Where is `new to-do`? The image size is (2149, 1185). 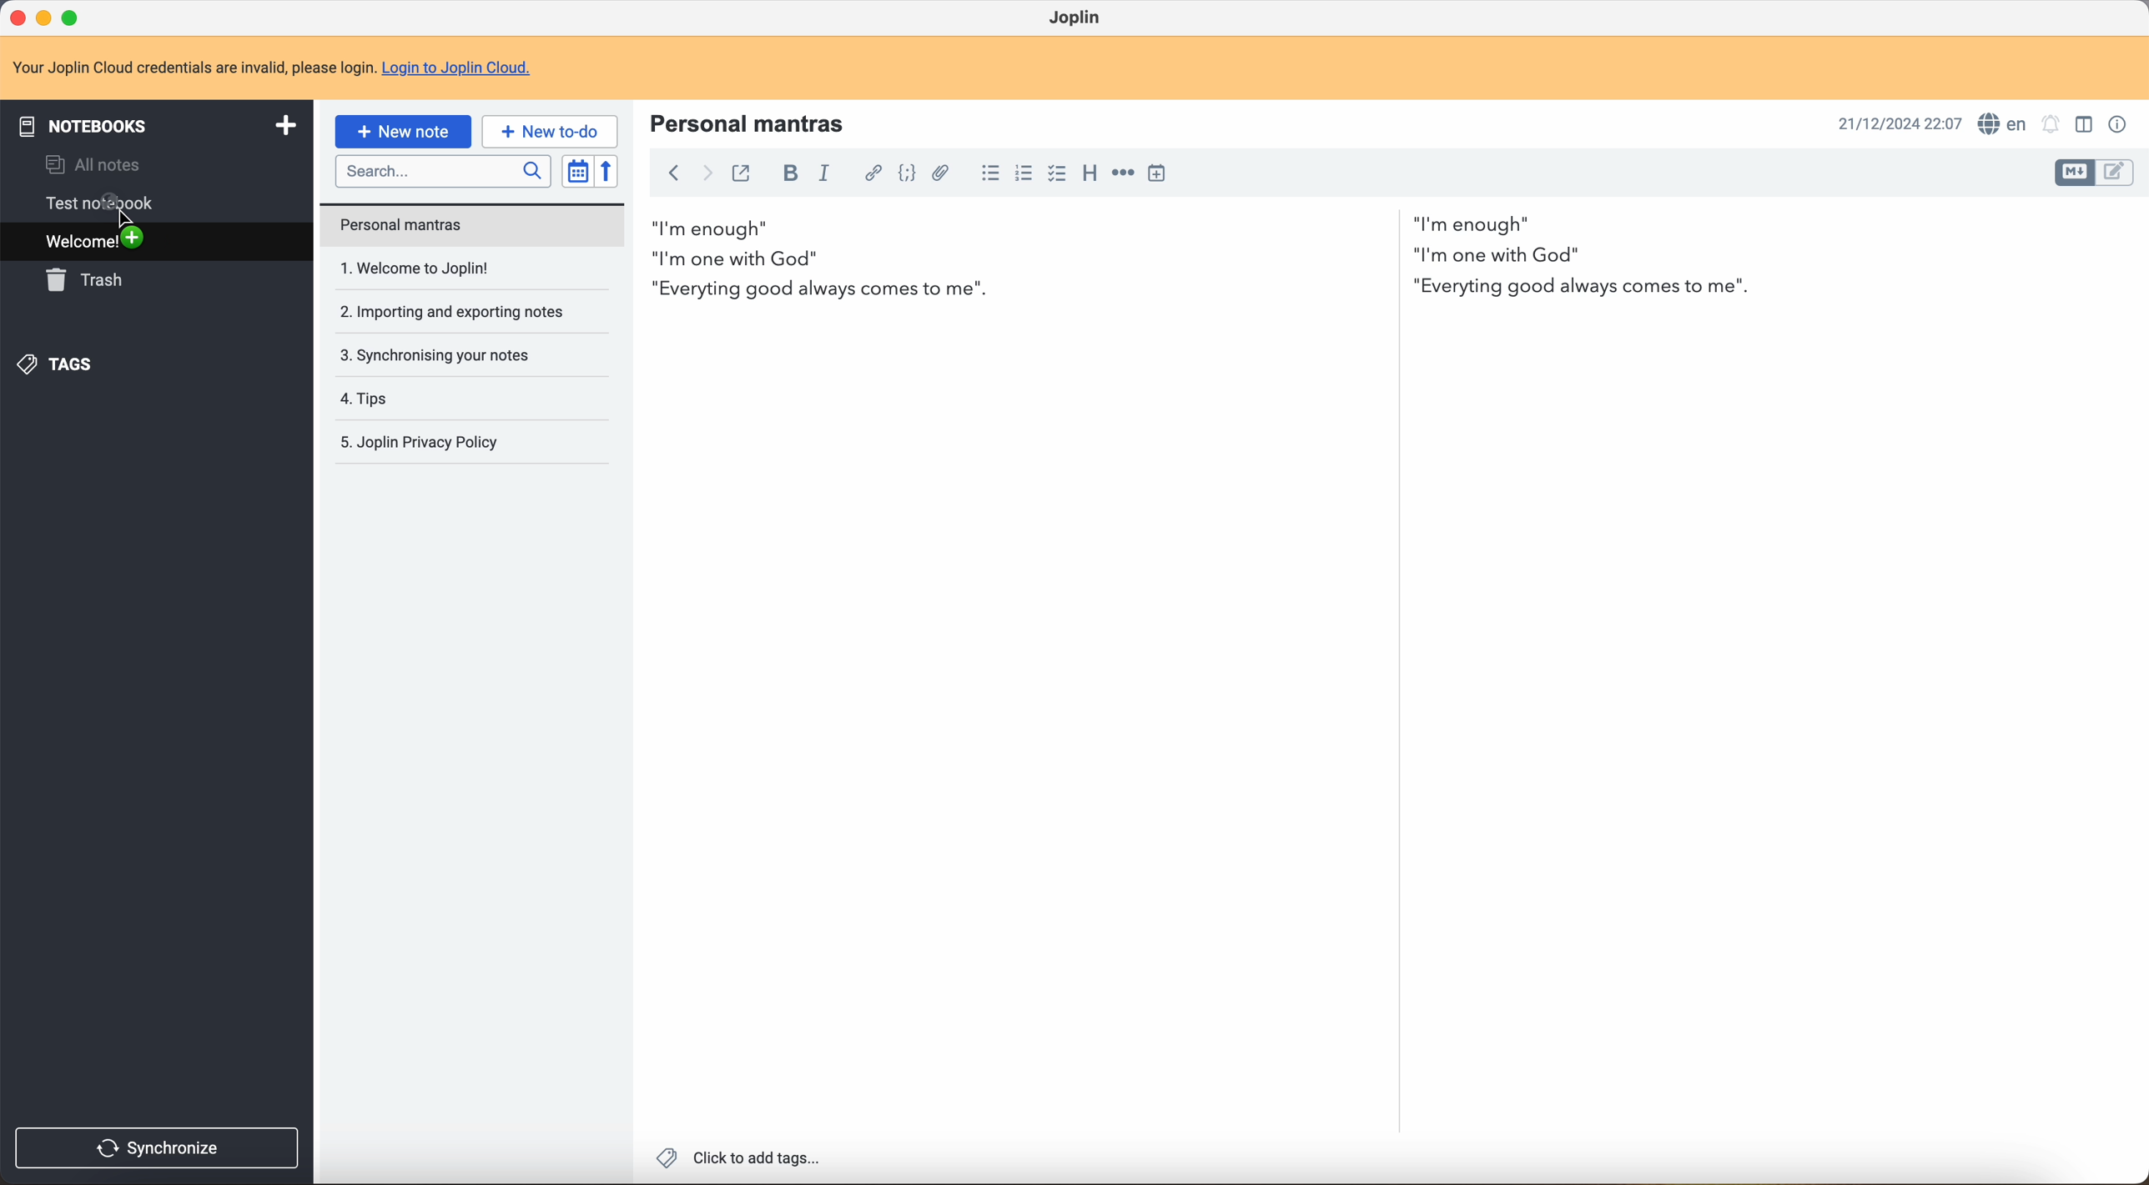 new to-do is located at coordinates (549, 130).